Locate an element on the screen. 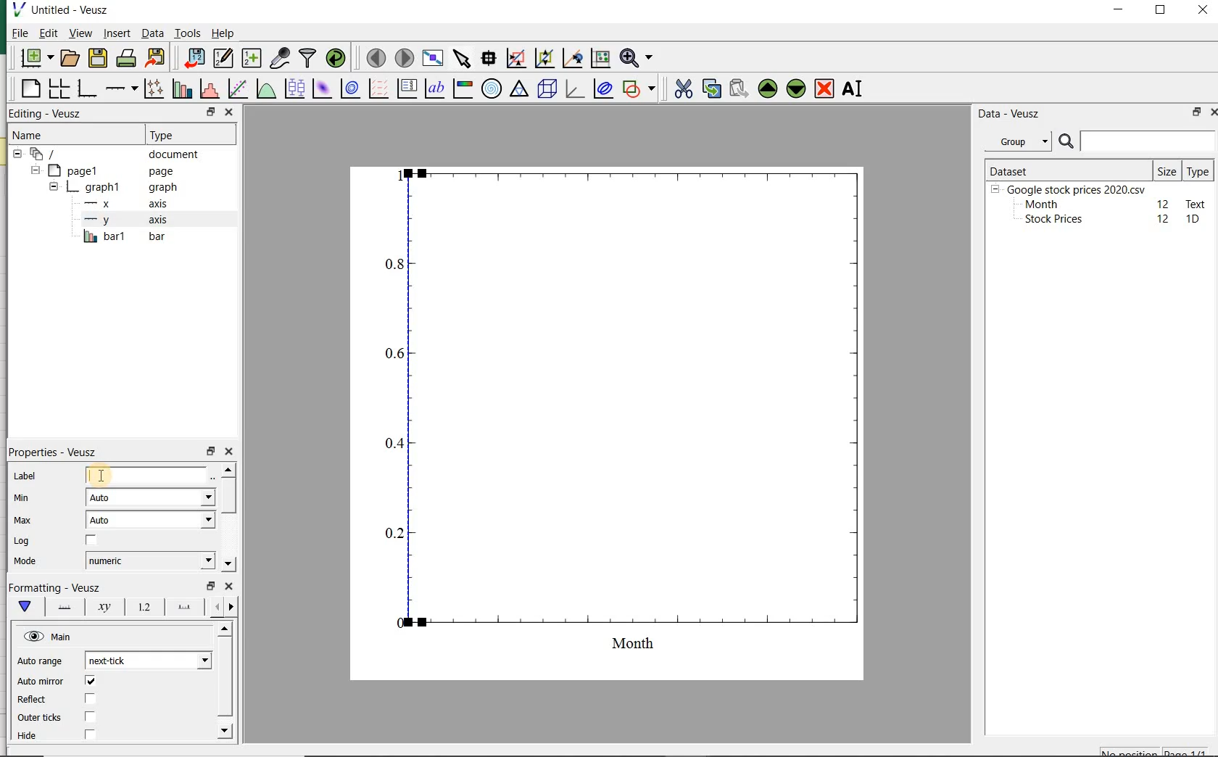 Image resolution: width=1218 pixels, height=757 pixels. Formatting - Veusz is located at coordinates (57, 587).